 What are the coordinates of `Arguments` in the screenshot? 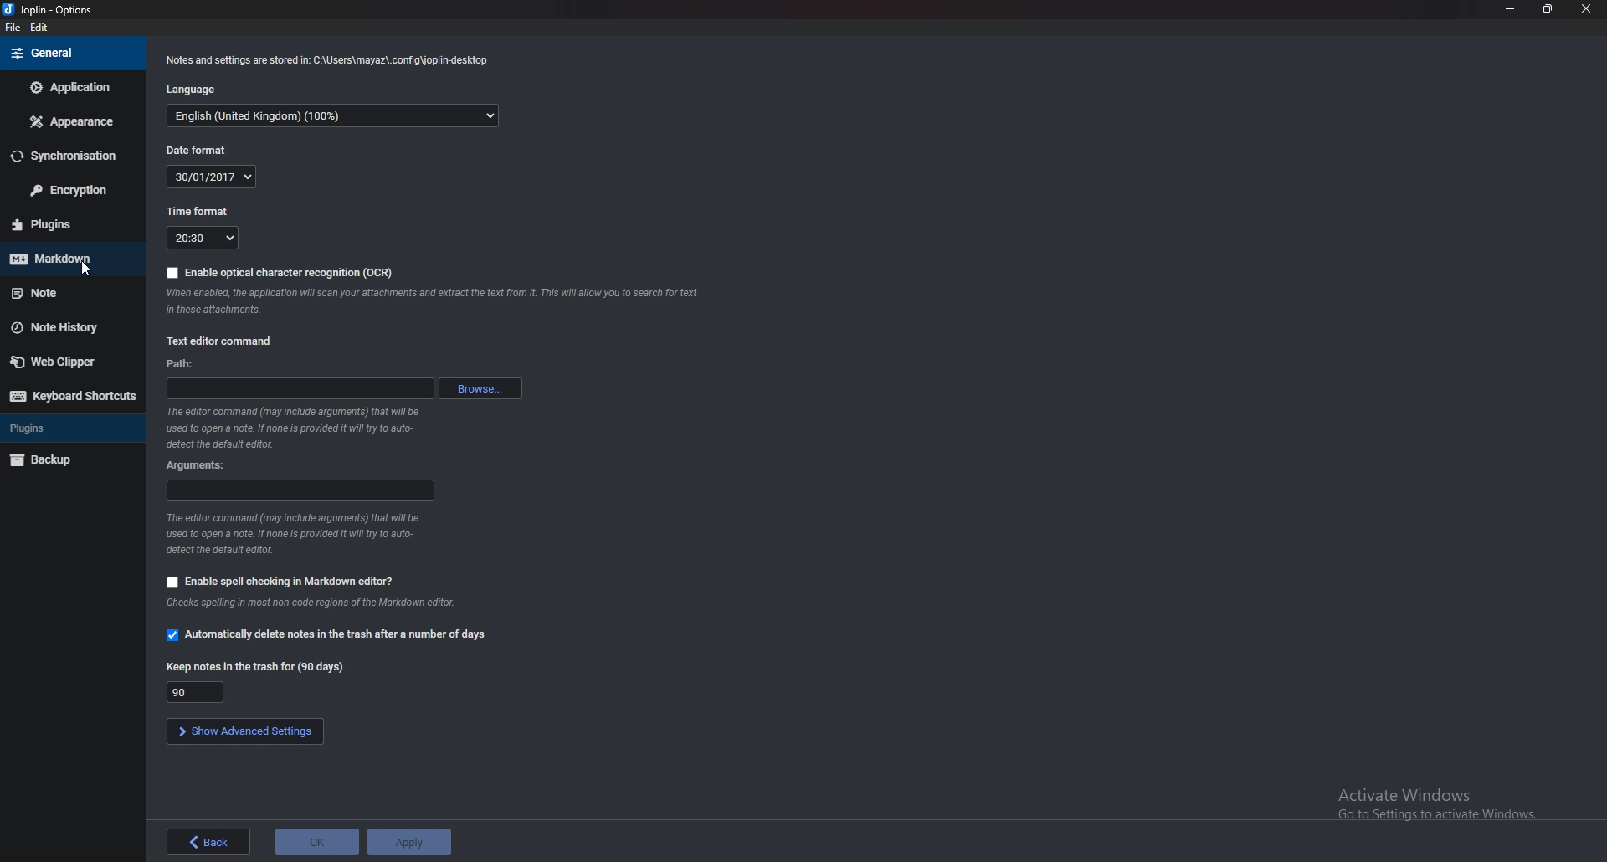 It's located at (298, 491).